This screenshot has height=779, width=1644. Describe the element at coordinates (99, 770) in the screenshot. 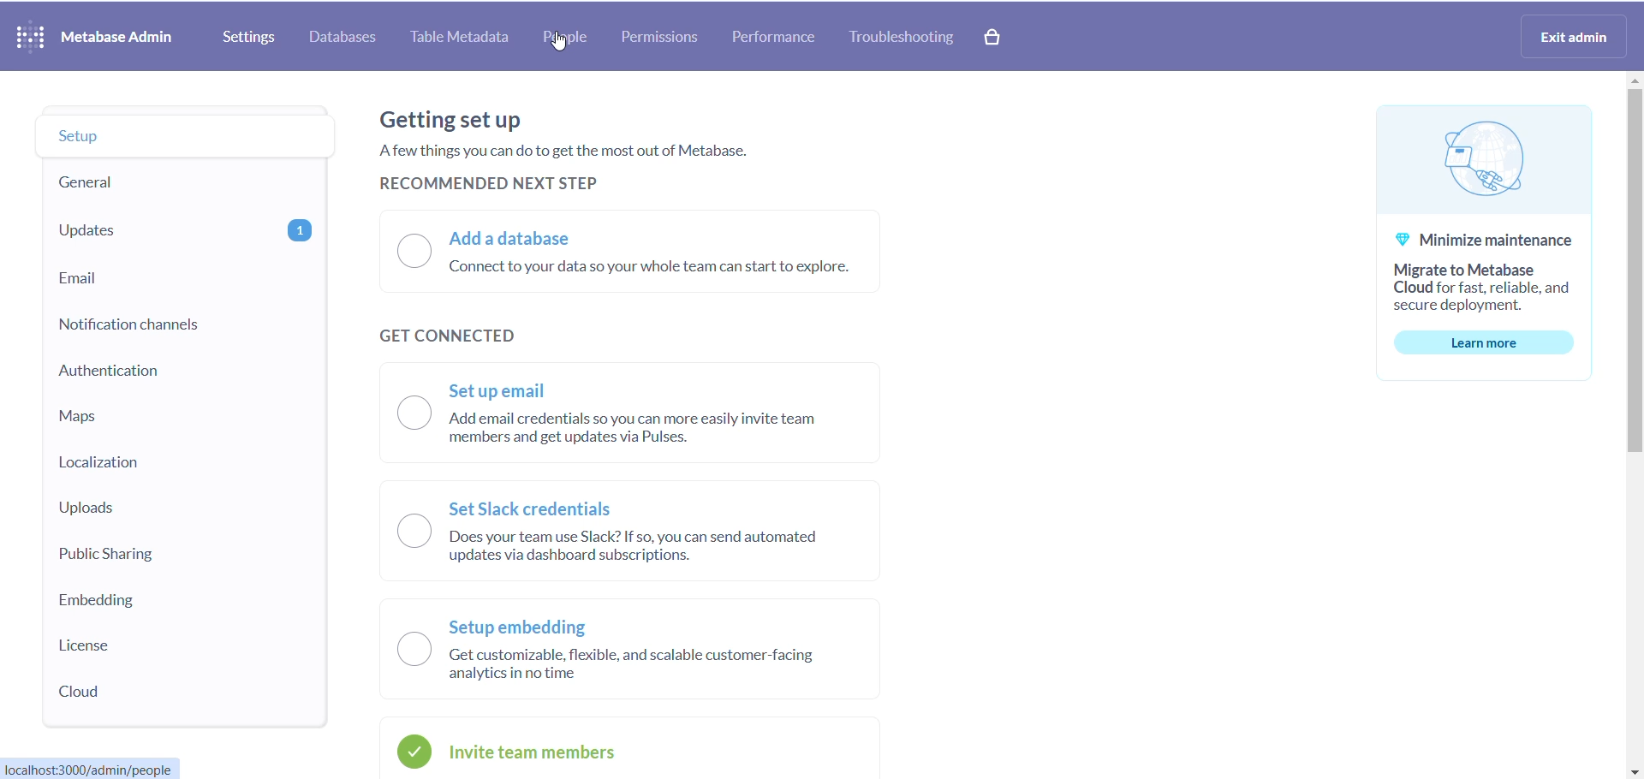

I see `URL` at that location.